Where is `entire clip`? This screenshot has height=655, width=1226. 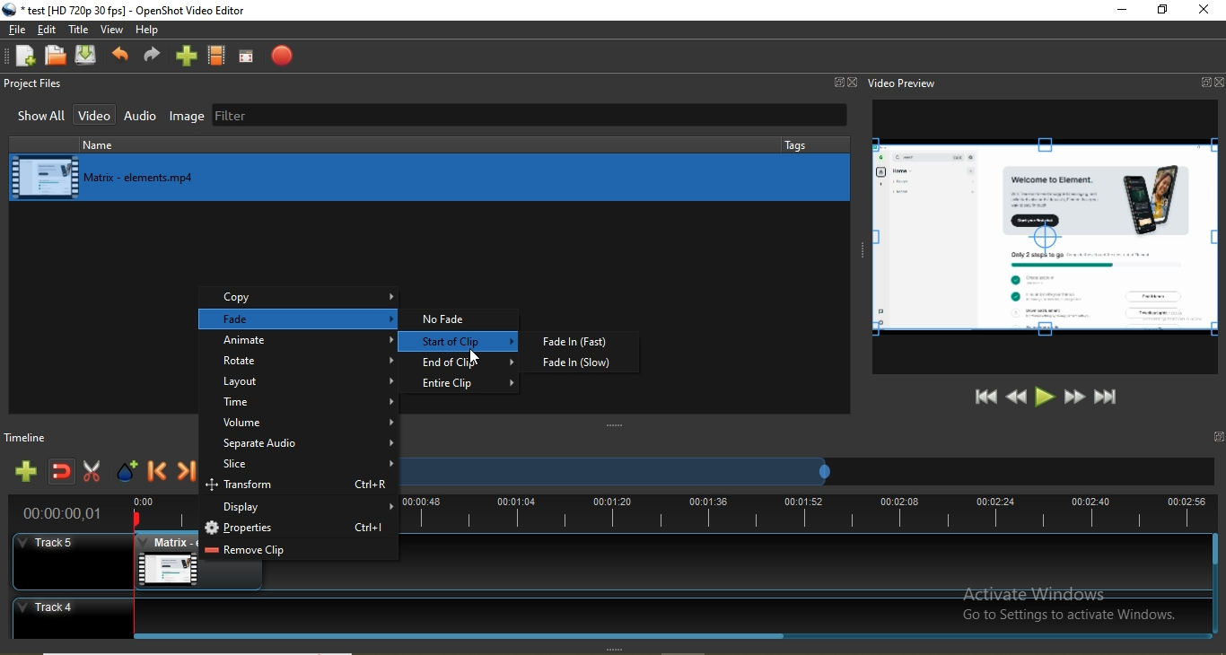
entire clip is located at coordinates (469, 382).